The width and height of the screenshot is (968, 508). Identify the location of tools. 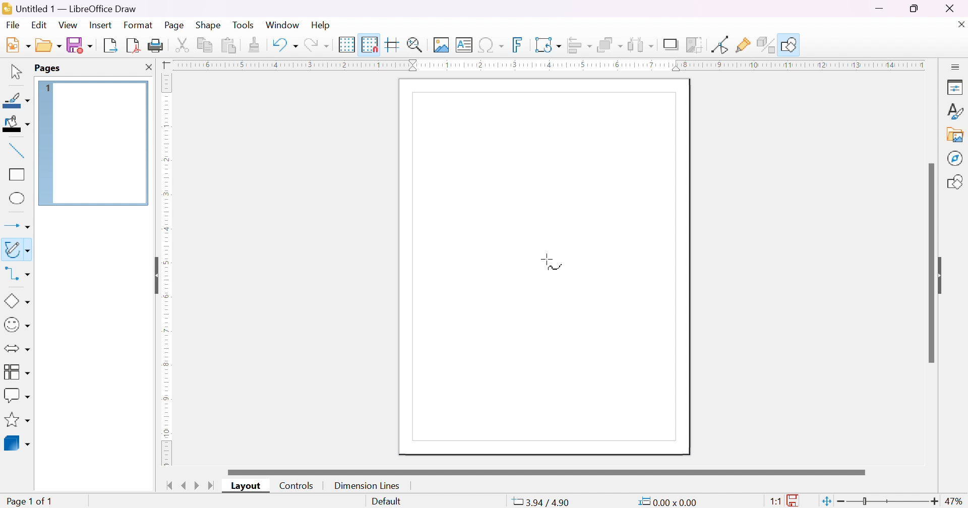
(245, 24).